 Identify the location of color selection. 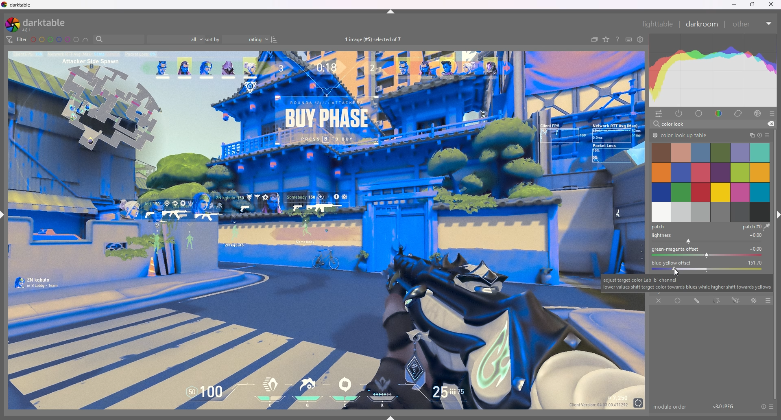
(710, 182).